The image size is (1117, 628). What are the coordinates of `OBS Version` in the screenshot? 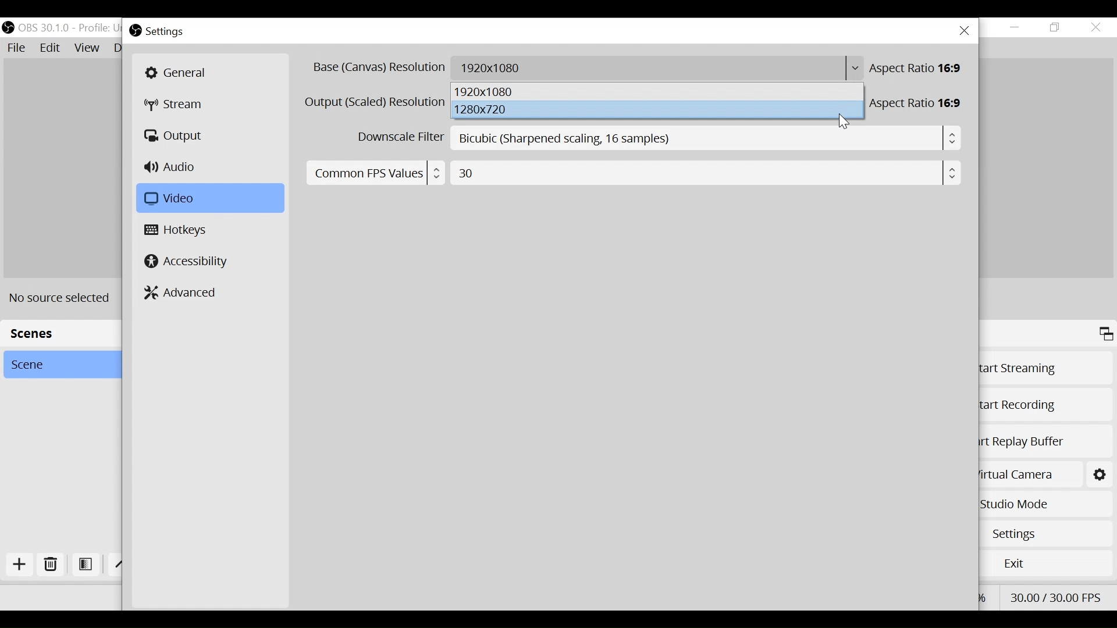 It's located at (44, 28).